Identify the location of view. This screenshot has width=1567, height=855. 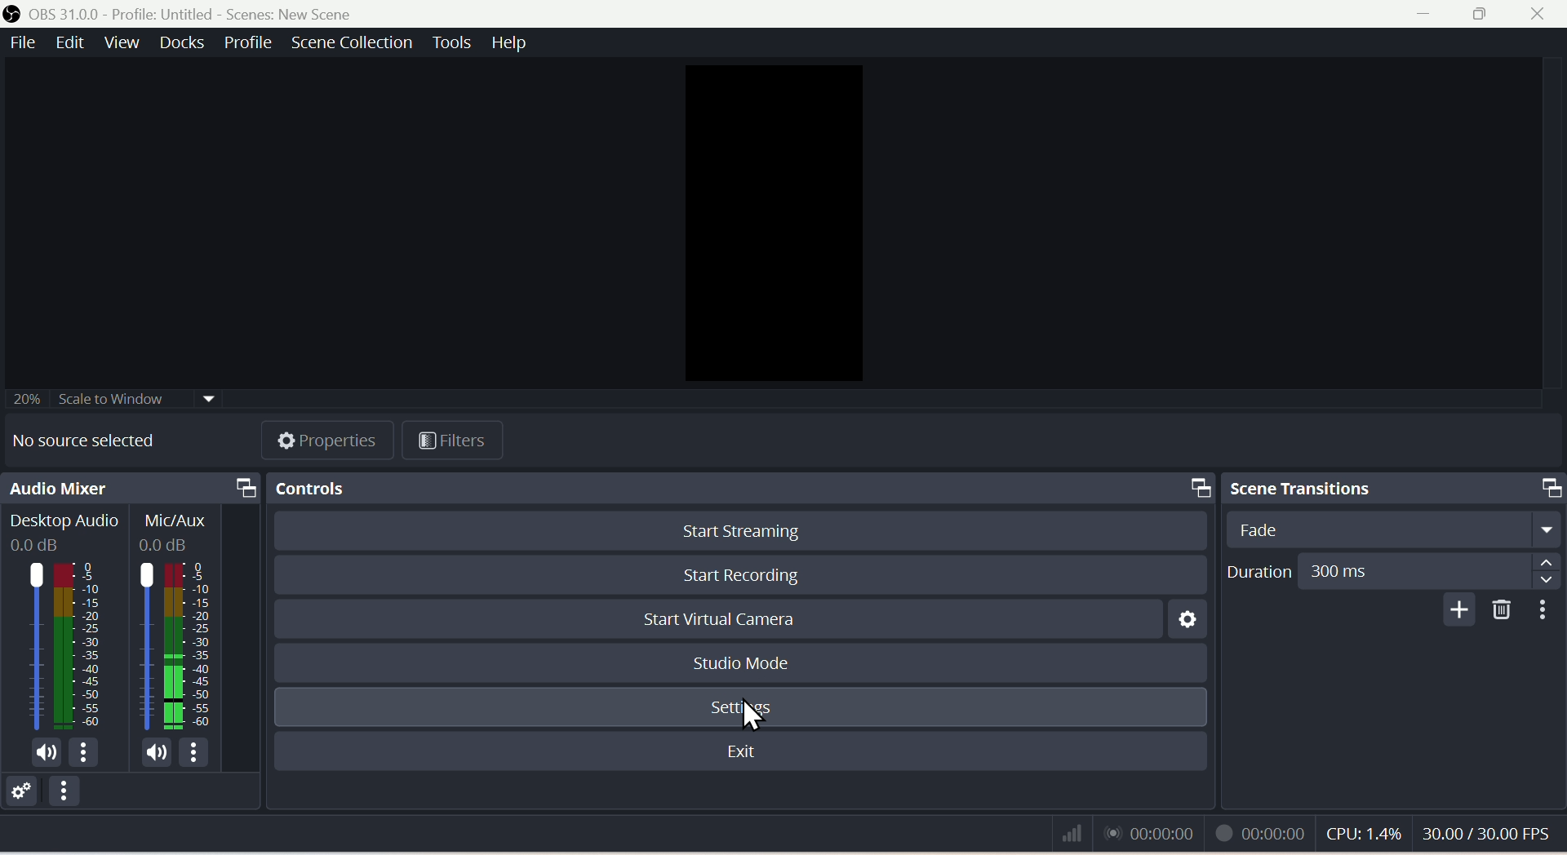
(122, 42).